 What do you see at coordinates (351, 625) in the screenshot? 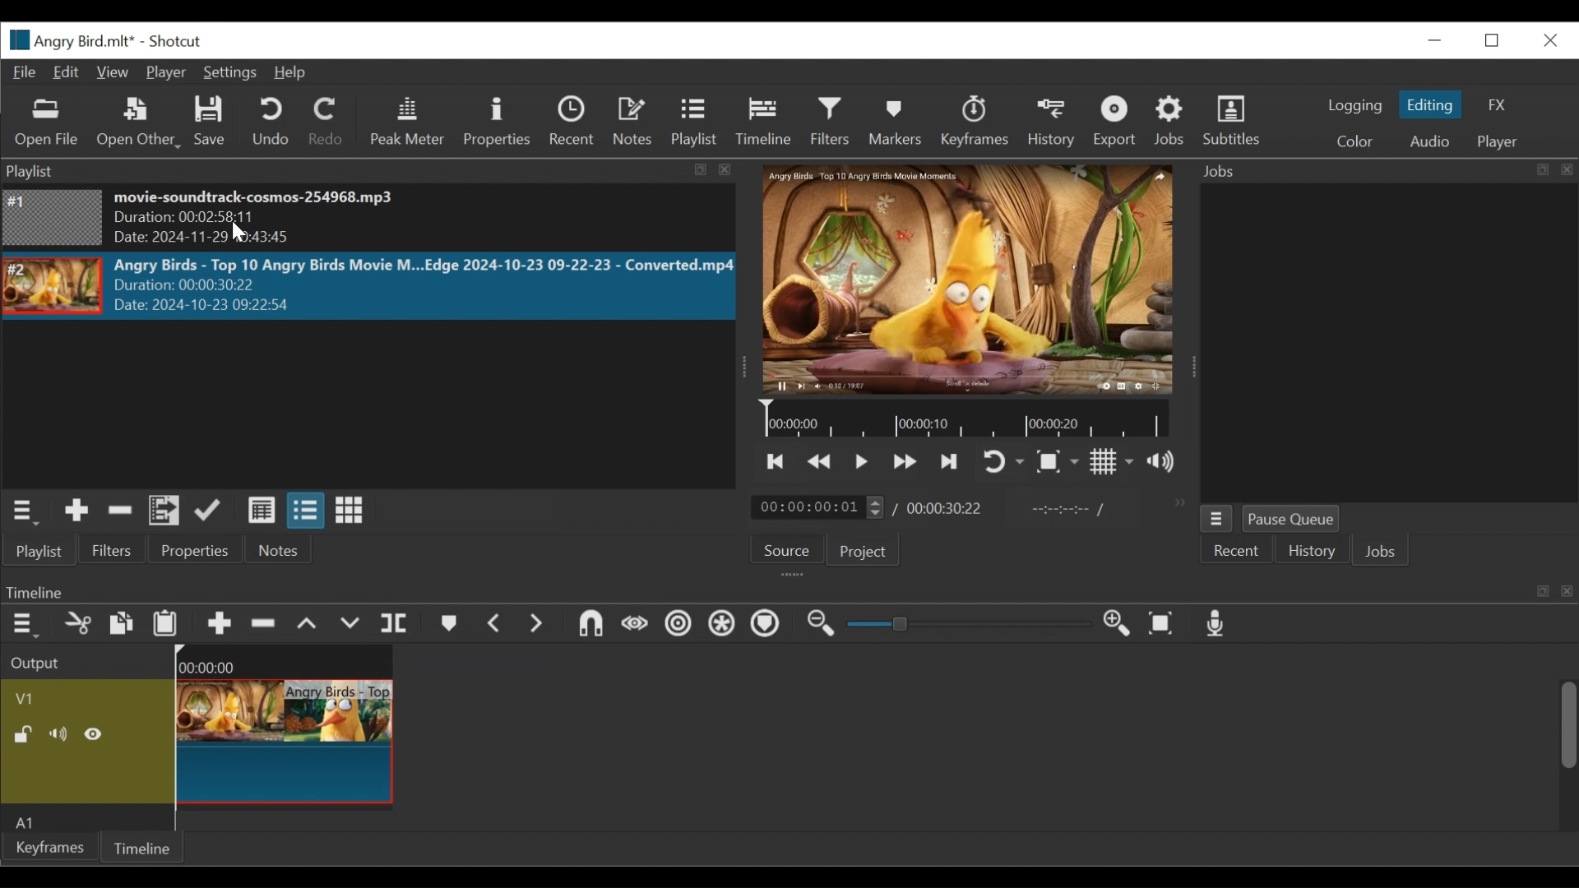
I see `Overwrite` at bounding box center [351, 625].